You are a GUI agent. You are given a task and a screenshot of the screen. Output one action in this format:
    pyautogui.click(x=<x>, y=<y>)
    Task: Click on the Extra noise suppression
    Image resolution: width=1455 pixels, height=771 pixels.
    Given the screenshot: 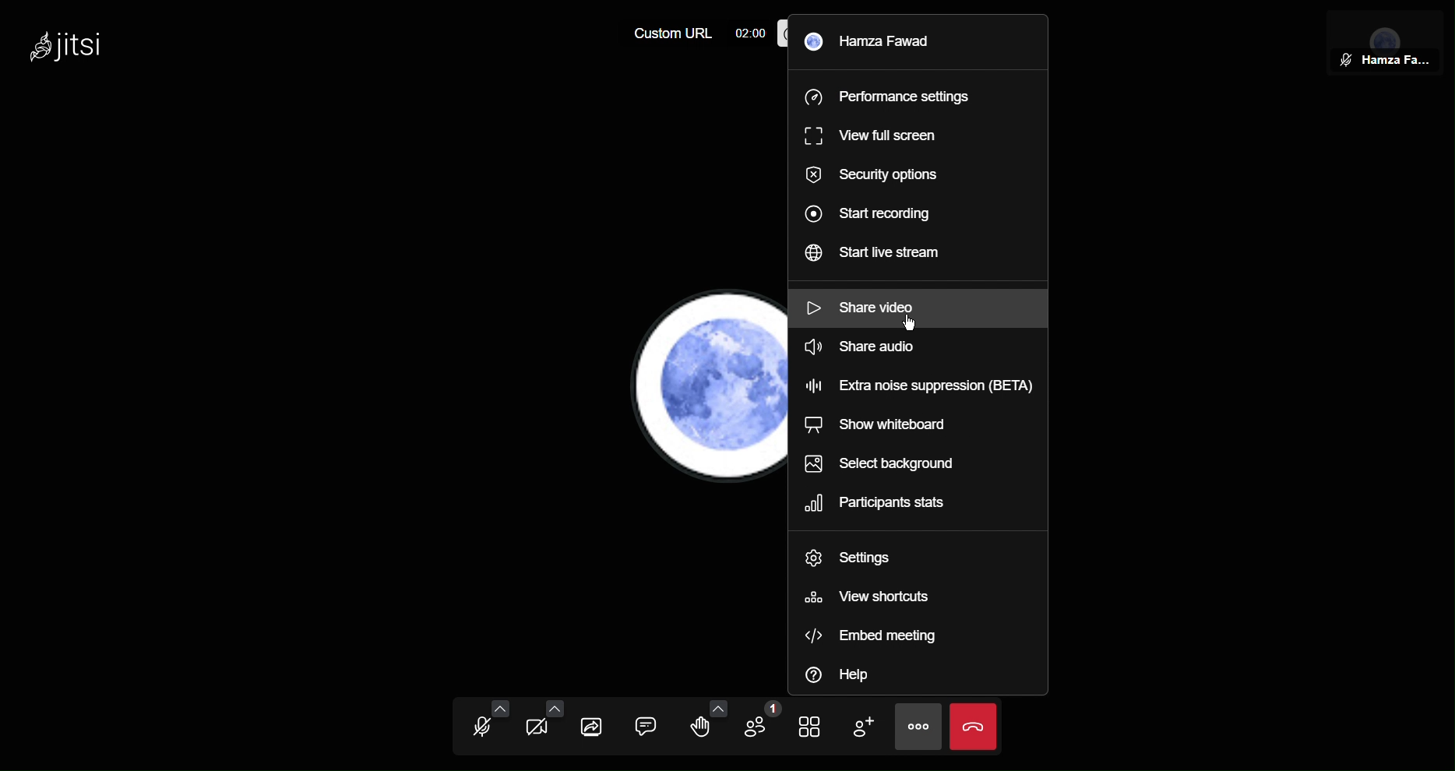 What is the action you would take?
    pyautogui.click(x=916, y=381)
    